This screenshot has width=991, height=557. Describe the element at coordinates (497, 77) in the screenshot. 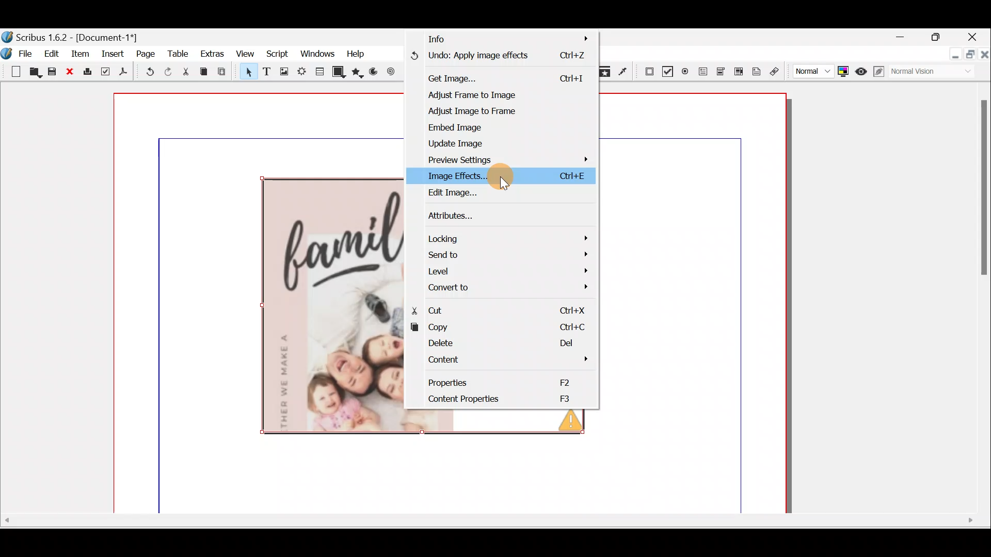

I see `Get image` at that location.